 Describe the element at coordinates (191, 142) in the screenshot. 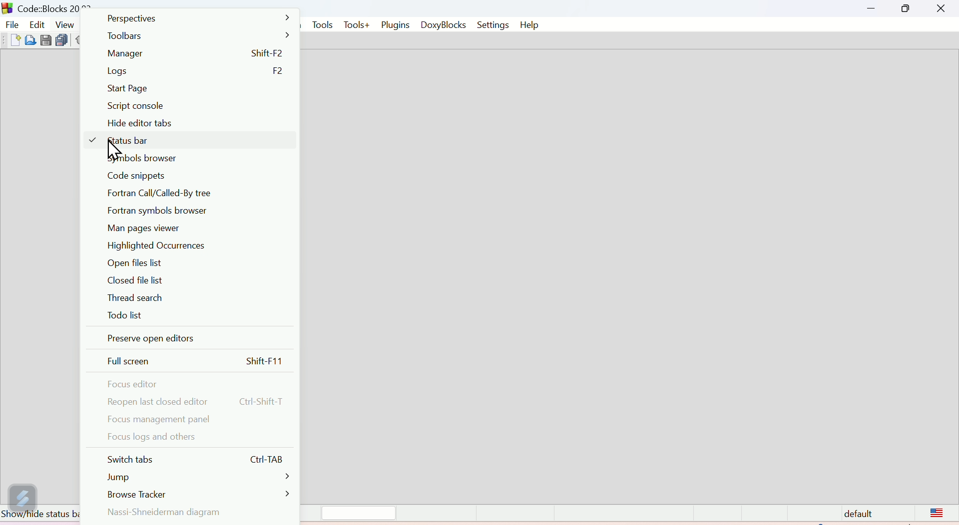

I see `Status bar` at that location.